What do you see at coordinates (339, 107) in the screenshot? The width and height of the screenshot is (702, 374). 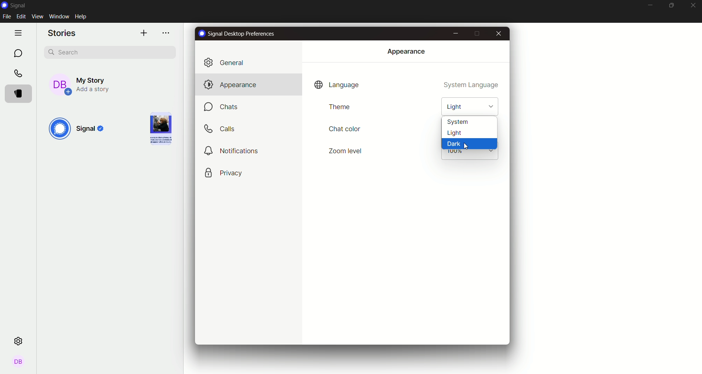 I see `theme` at bounding box center [339, 107].